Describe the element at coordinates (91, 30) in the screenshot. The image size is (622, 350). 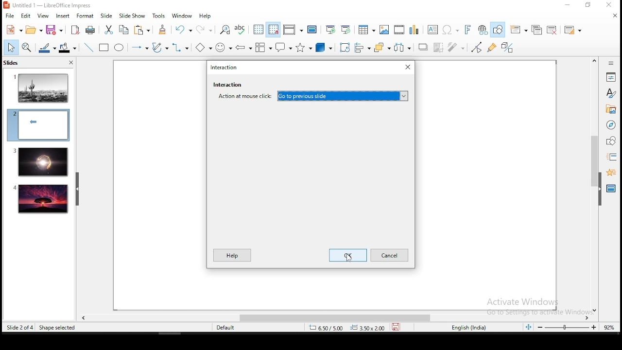
I see `print` at that location.